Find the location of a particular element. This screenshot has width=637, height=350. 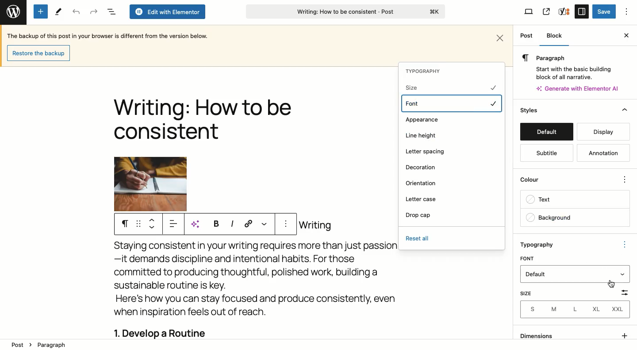

Typography is located at coordinates (542, 244).